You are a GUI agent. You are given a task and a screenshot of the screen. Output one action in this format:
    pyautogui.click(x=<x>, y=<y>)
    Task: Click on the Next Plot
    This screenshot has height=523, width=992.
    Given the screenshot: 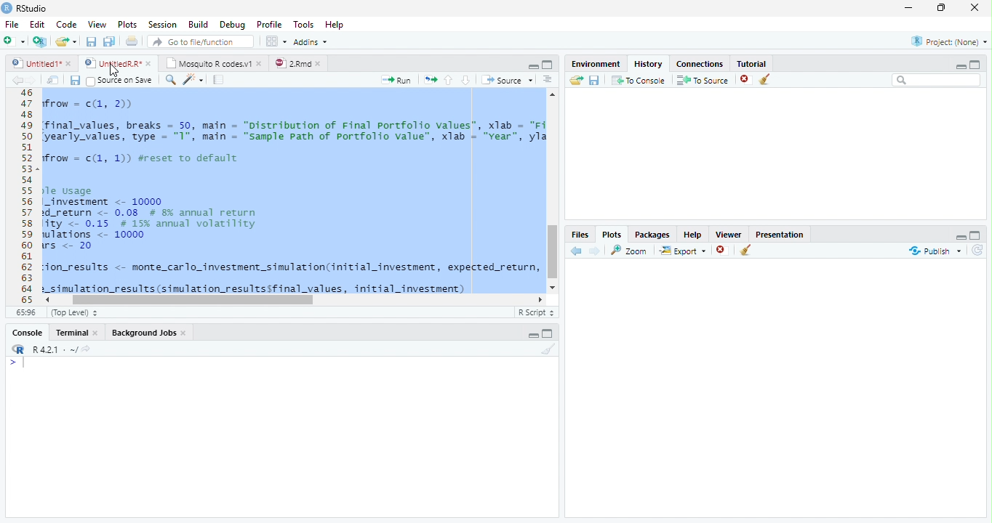 What is the action you would take?
    pyautogui.click(x=595, y=251)
    